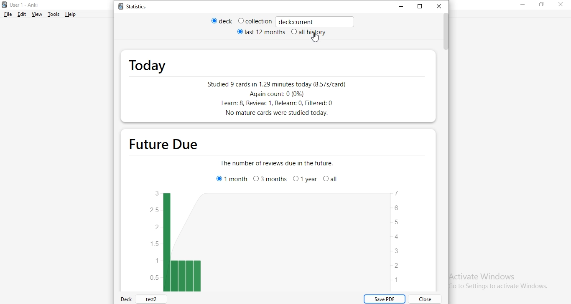 This screenshot has height=304, width=571. I want to click on cursor, so click(317, 38).